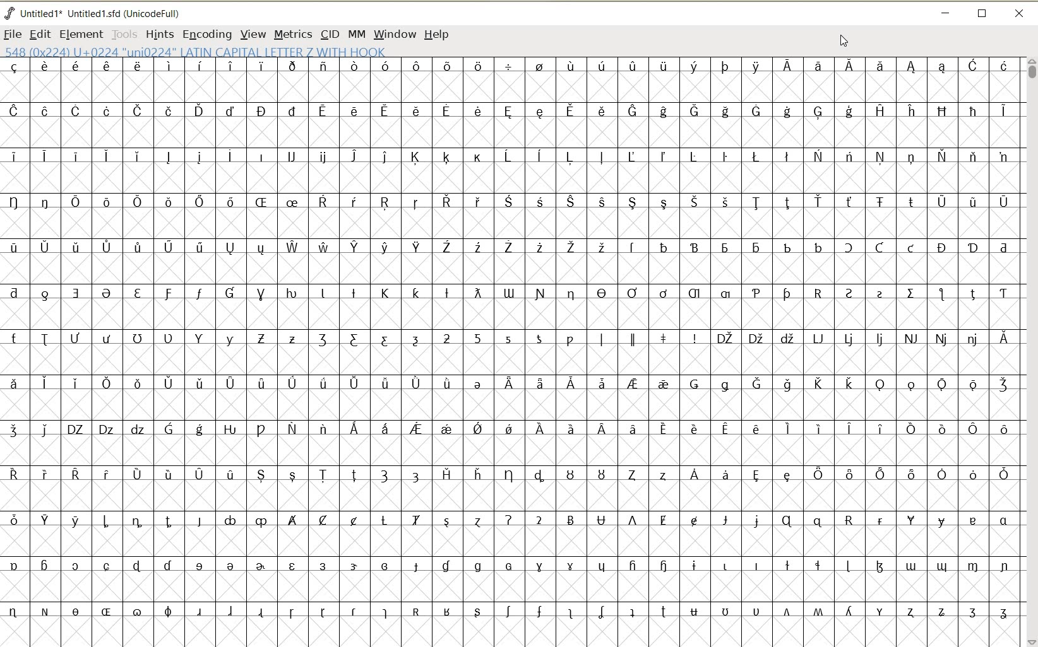 The width and height of the screenshot is (1038, 647). Describe the element at coordinates (251, 33) in the screenshot. I see `VIEW` at that location.